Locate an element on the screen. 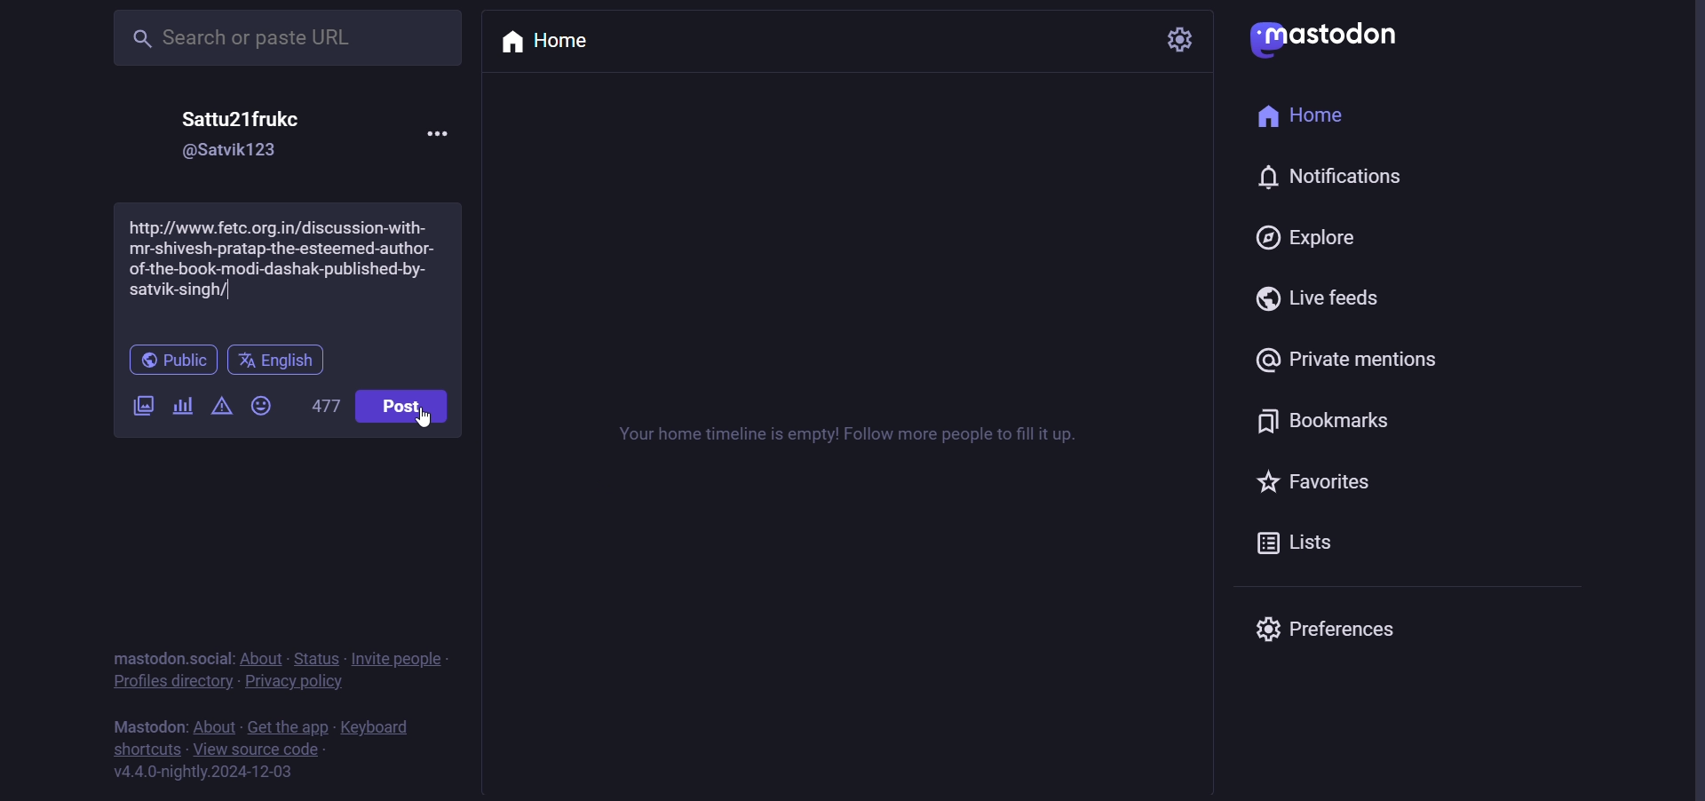 The image size is (1705, 801). list is located at coordinates (1294, 542).